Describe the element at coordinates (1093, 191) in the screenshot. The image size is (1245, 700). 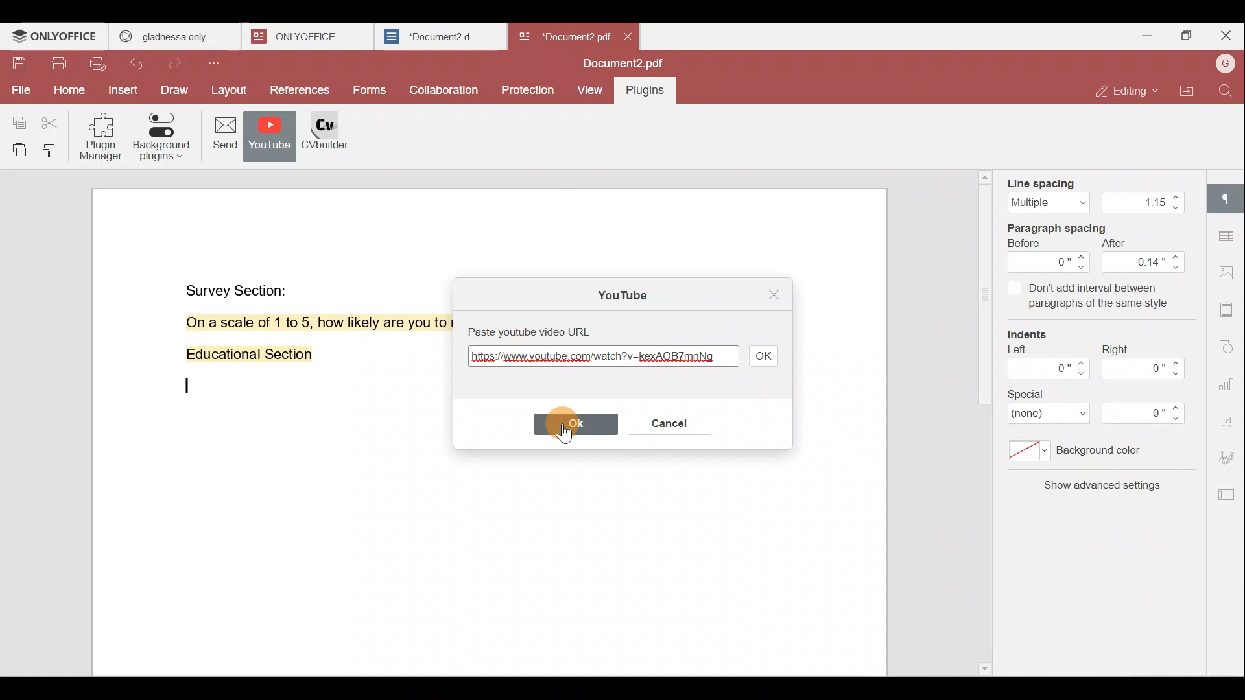
I see `Line spacing` at that location.